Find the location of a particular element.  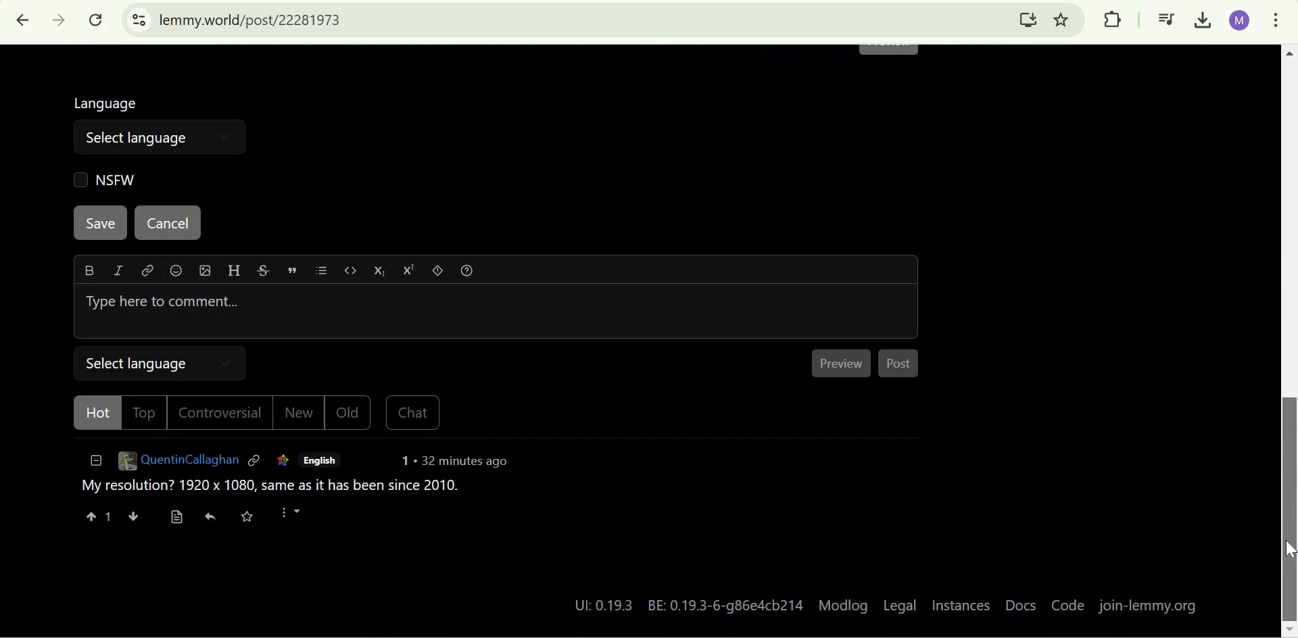

formatting help is located at coordinates (471, 273).